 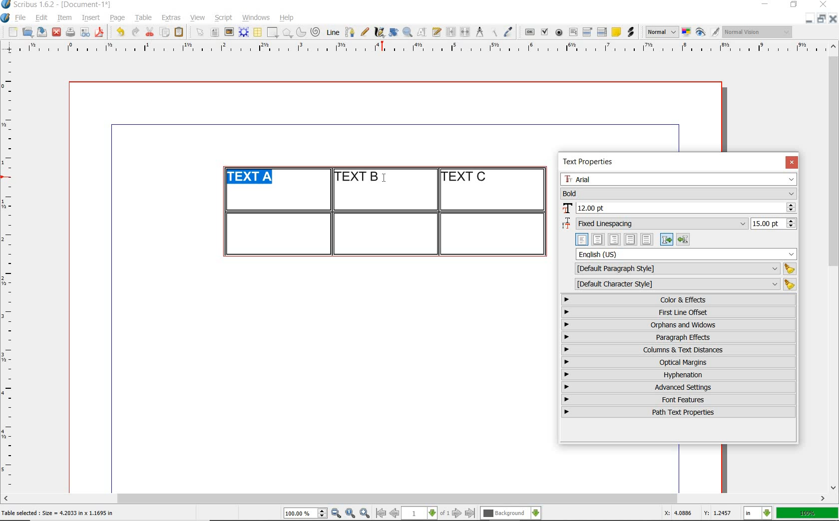 I want to click on edit, so click(x=42, y=17).